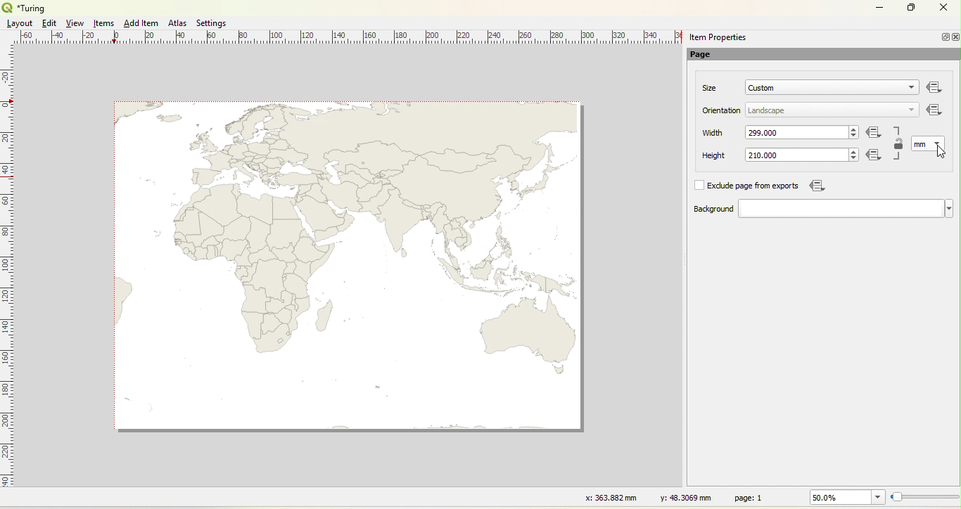  Describe the element at coordinates (943, 37) in the screenshot. I see `Minimize` at that location.